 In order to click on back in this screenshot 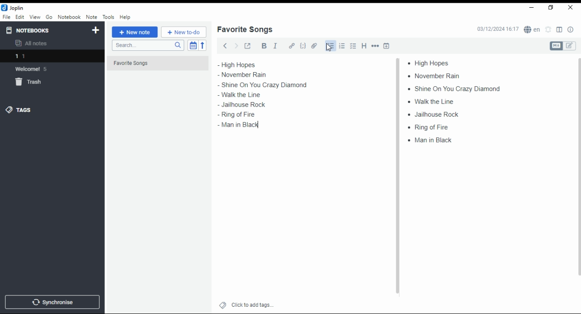, I will do `click(225, 45)`.